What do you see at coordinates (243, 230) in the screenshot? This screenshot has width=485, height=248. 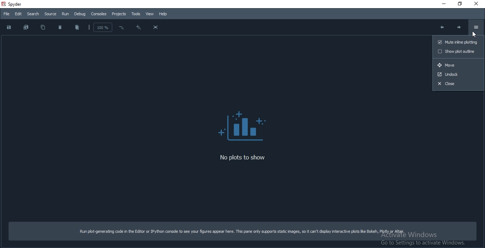 I see `Run plot-generating code in the Editor or IPvihon consale to see vour fiares anoear here. This pane arly Suncor ts static inanes. 0 it can't dianiay interactive clots lke Bokeh Plotly or Altar.` at bounding box center [243, 230].